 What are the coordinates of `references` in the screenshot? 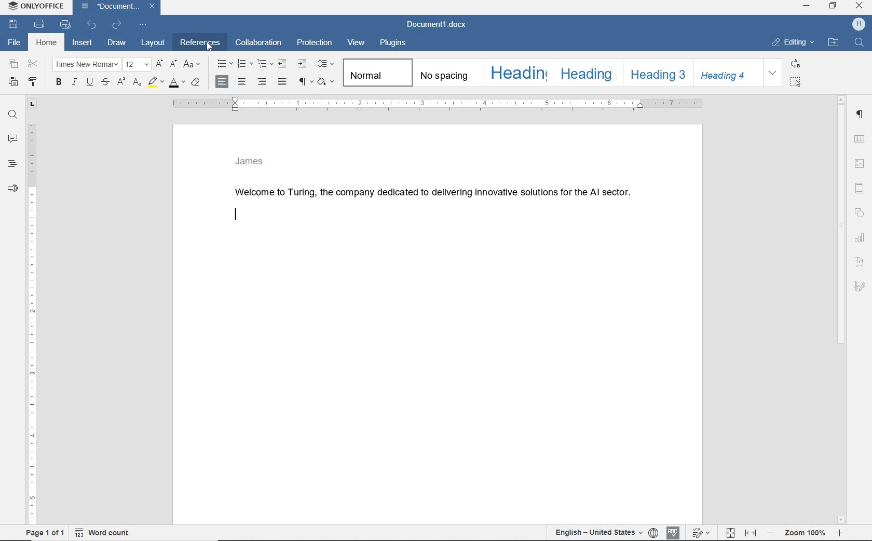 It's located at (199, 43).